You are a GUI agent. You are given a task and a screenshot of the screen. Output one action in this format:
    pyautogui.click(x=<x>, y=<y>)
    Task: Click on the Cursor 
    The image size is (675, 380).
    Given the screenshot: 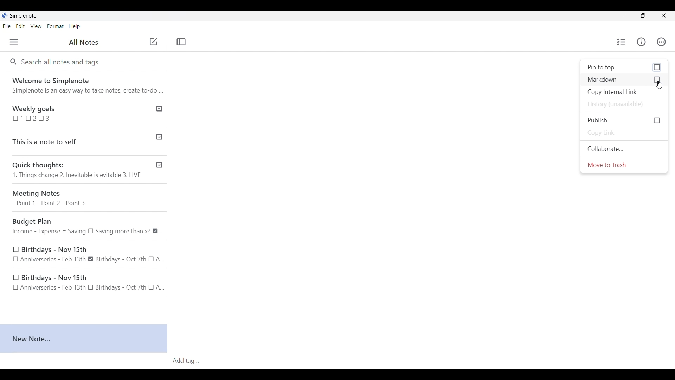 What is the action you would take?
    pyautogui.click(x=659, y=86)
    